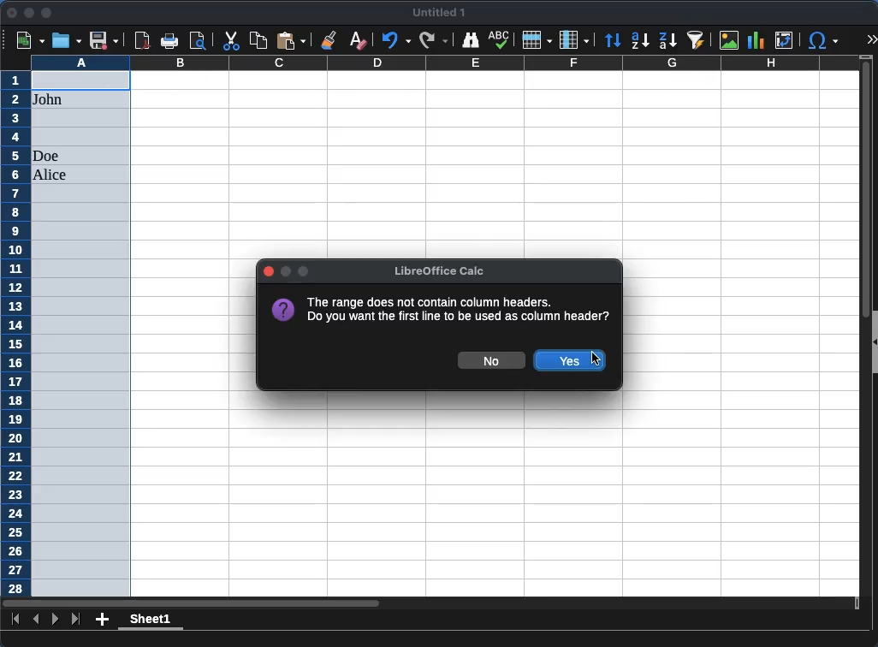 The height and width of the screenshot is (647, 878). What do you see at coordinates (77, 620) in the screenshot?
I see `last sheet` at bounding box center [77, 620].